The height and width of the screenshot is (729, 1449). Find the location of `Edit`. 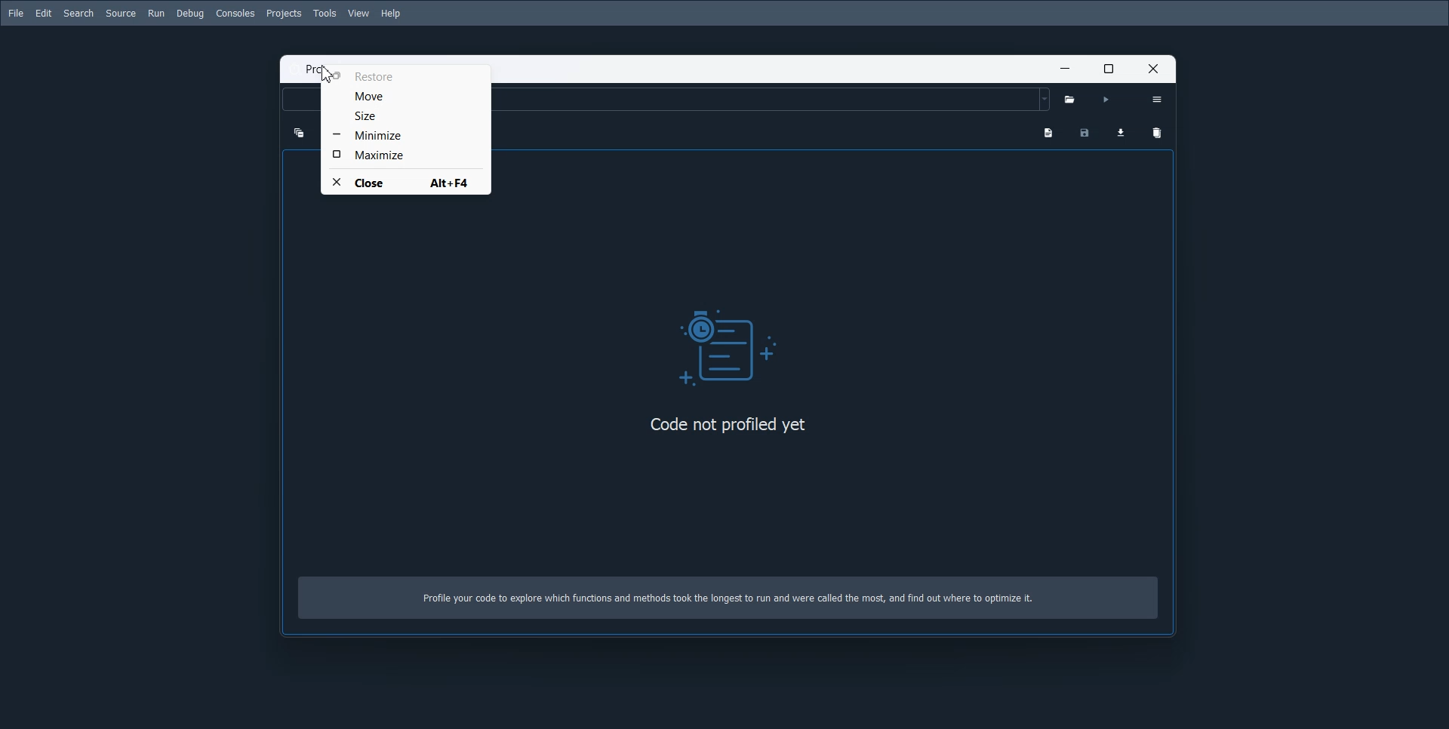

Edit is located at coordinates (44, 13).